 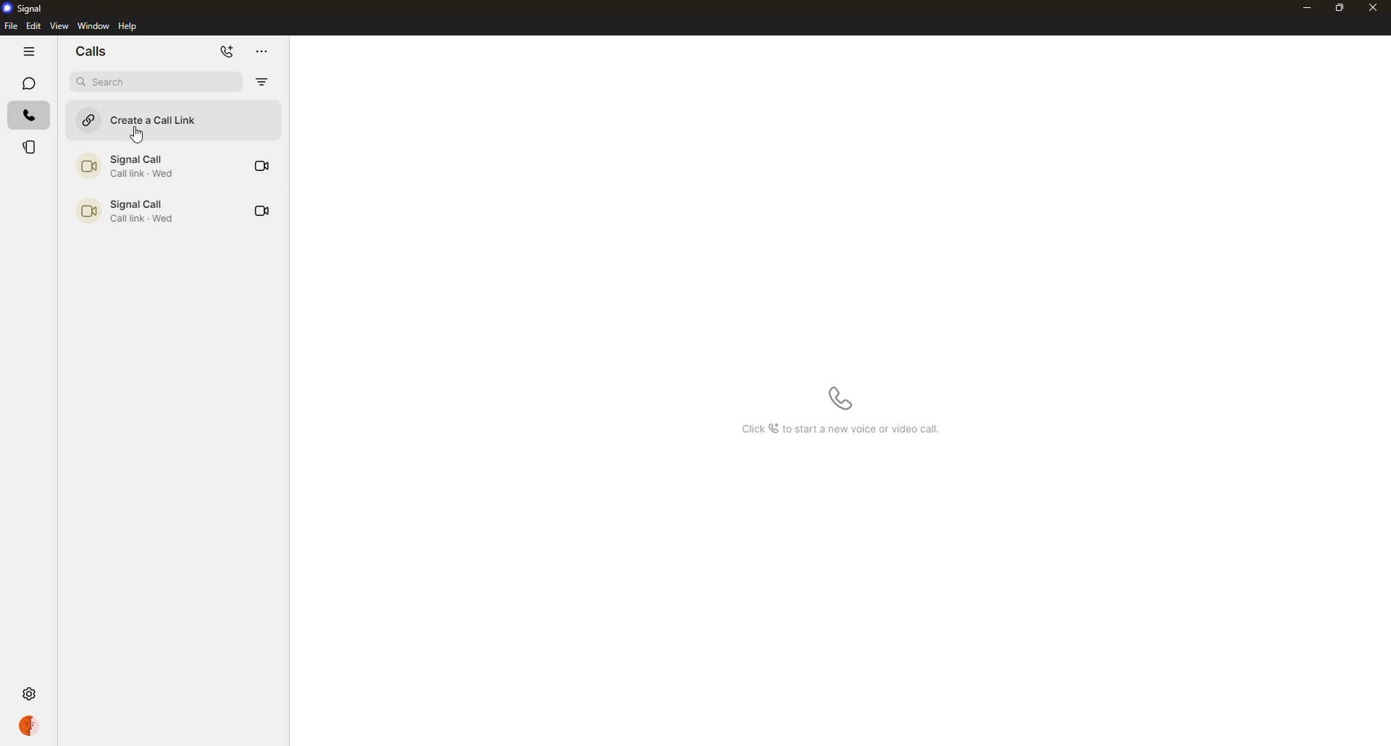 I want to click on calls, so click(x=96, y=51).